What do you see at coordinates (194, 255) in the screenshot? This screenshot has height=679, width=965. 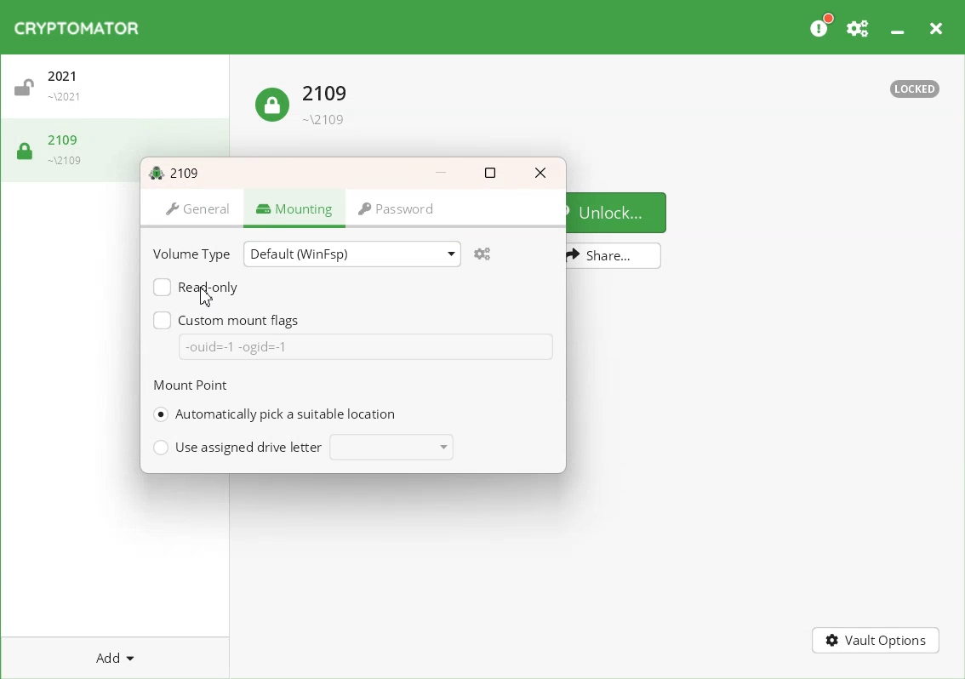 I see `Volume Type` at bounding box center [194, 255].